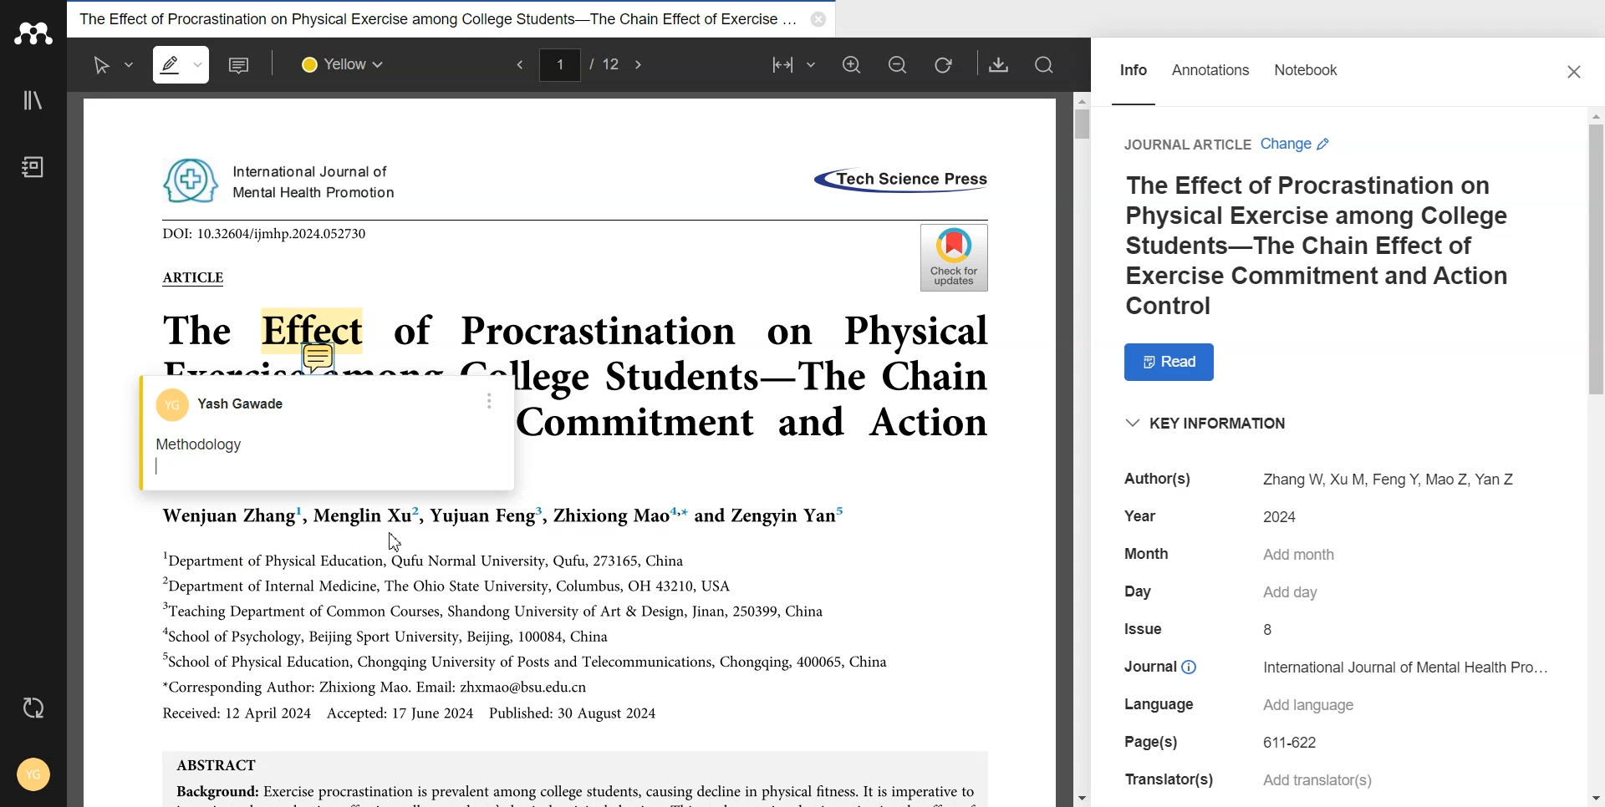 Image resolution: width=1605 pixels, height=807 pixels. What do you see at coordinates (310, 325) in the screenshot?
I see `Effect` at bounding box center [310, 325].